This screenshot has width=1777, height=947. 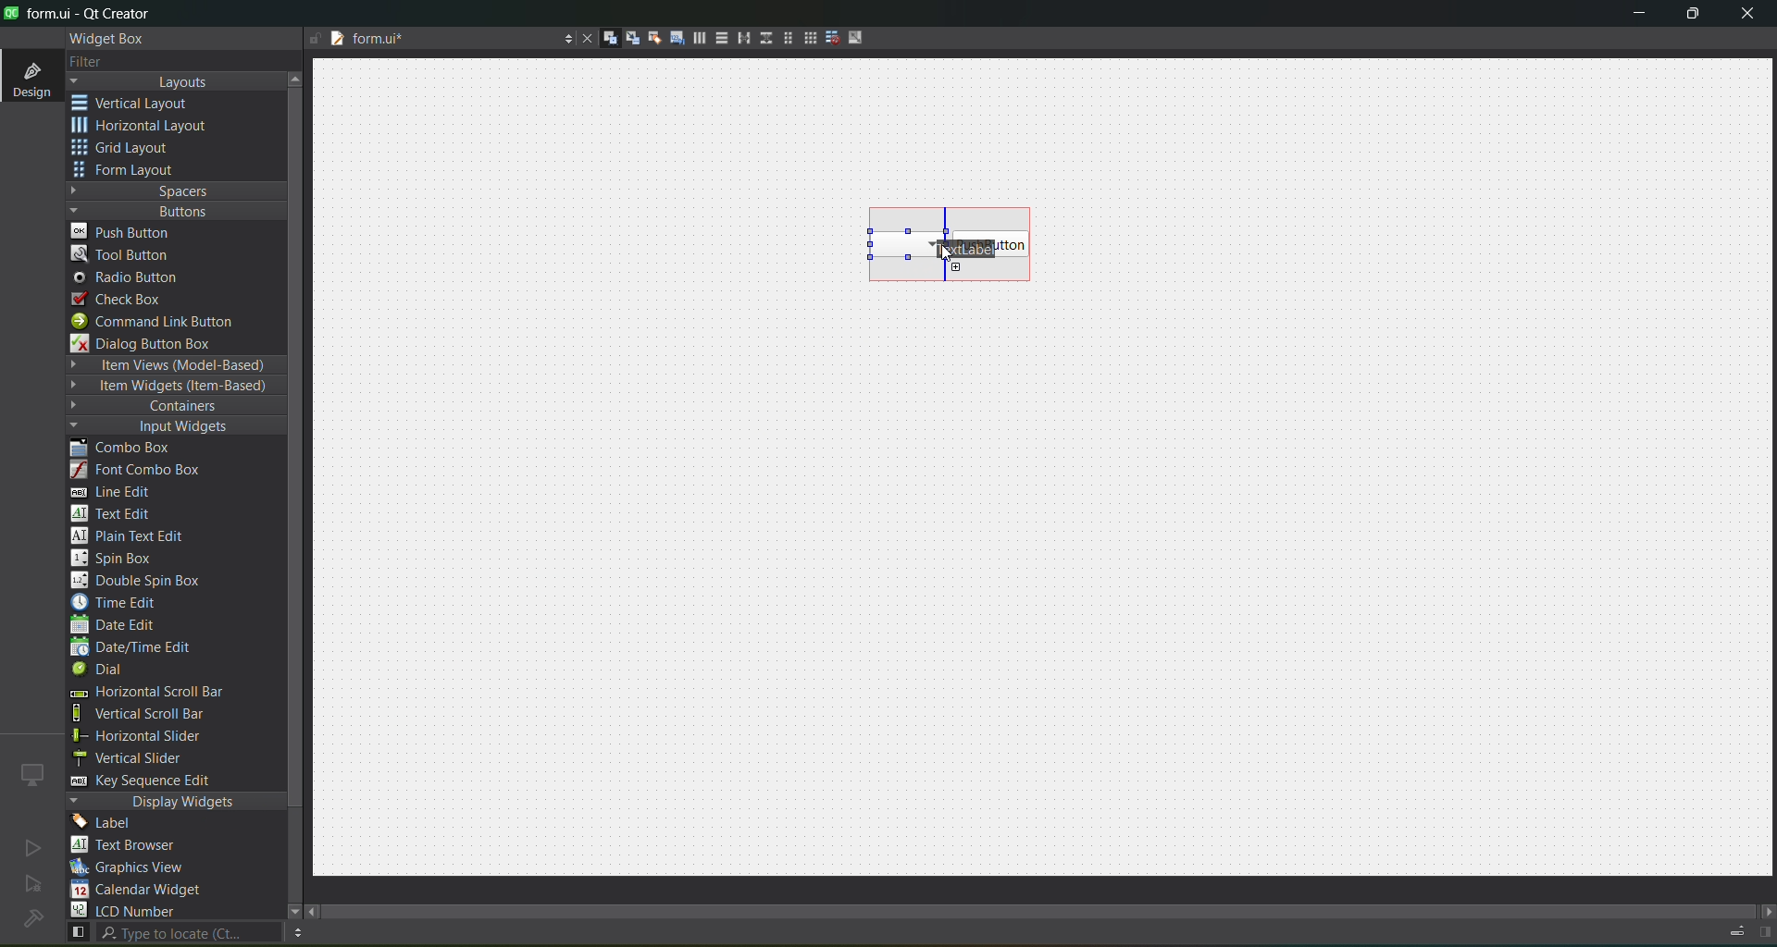 I want to click on no active project, so click(x=33, y=885).